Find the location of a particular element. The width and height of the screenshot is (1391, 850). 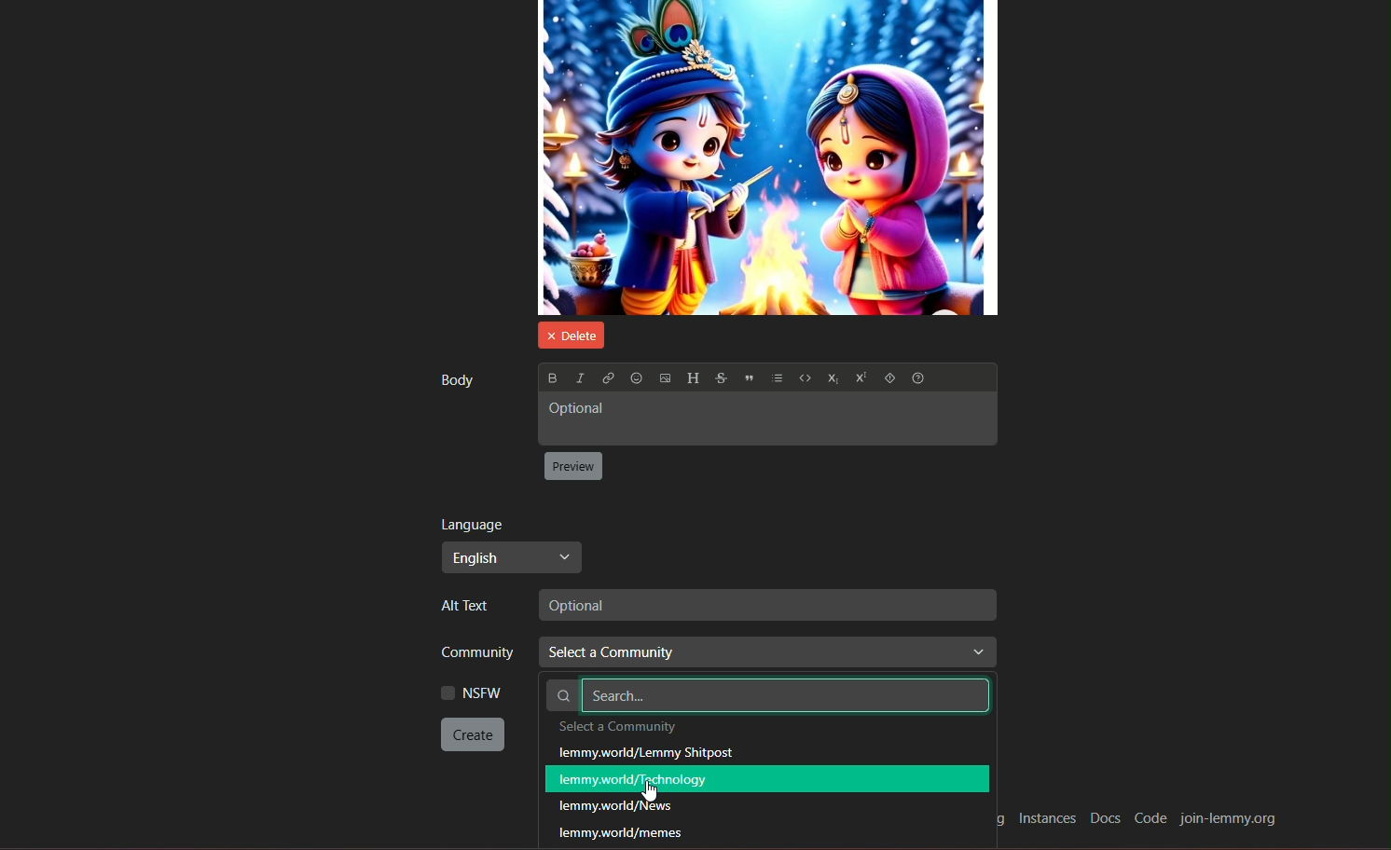

 is located at coordinates (859, 379).